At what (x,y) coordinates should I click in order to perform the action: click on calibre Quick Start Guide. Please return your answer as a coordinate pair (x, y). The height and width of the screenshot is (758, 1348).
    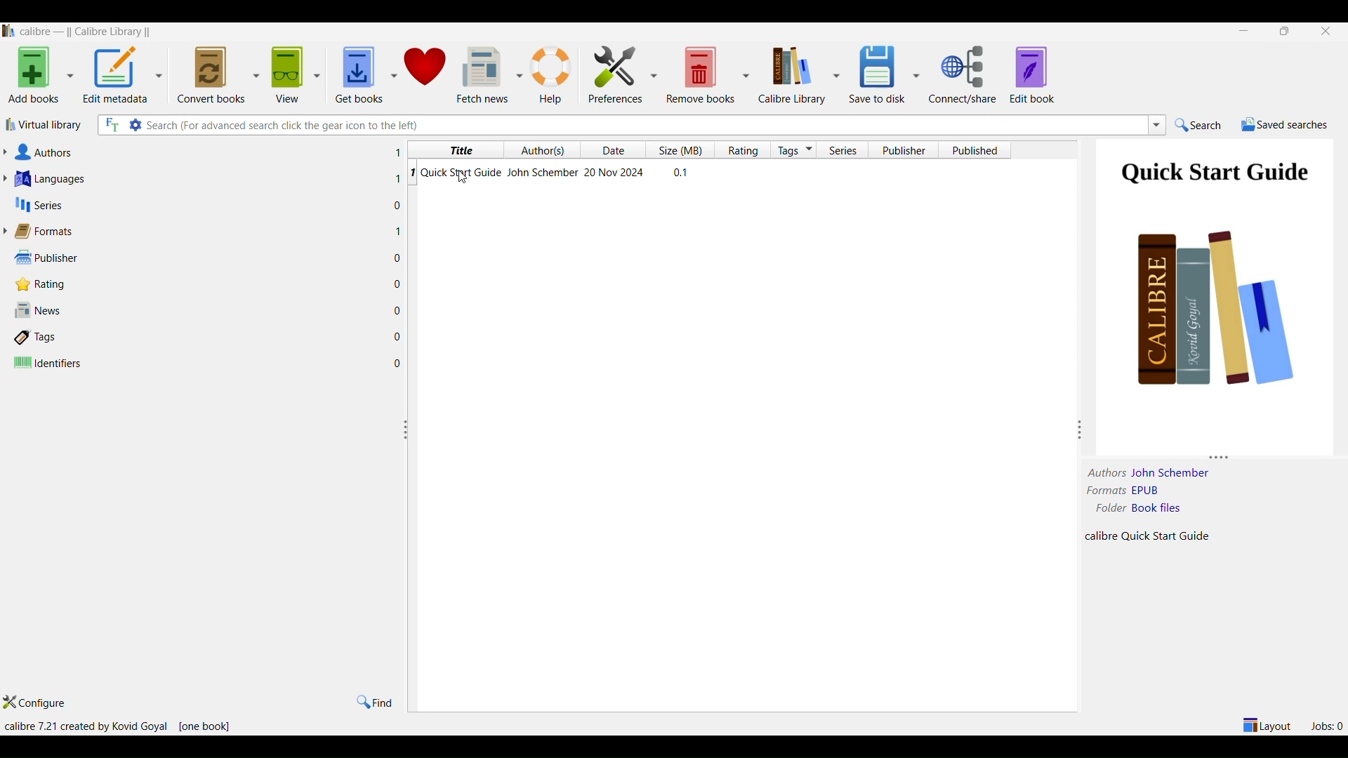
    Looking at the image, I should click on (1161, 536).